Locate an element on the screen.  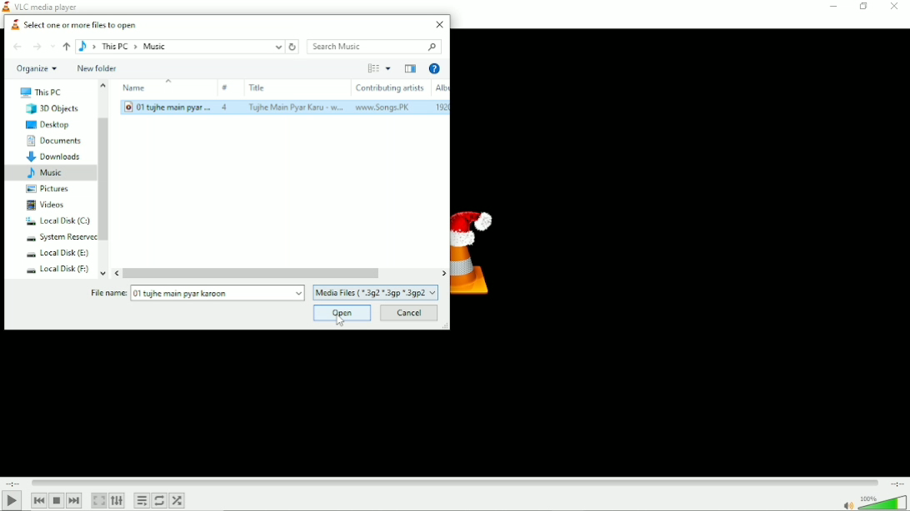
Forward is located at coordinates (36, 47).